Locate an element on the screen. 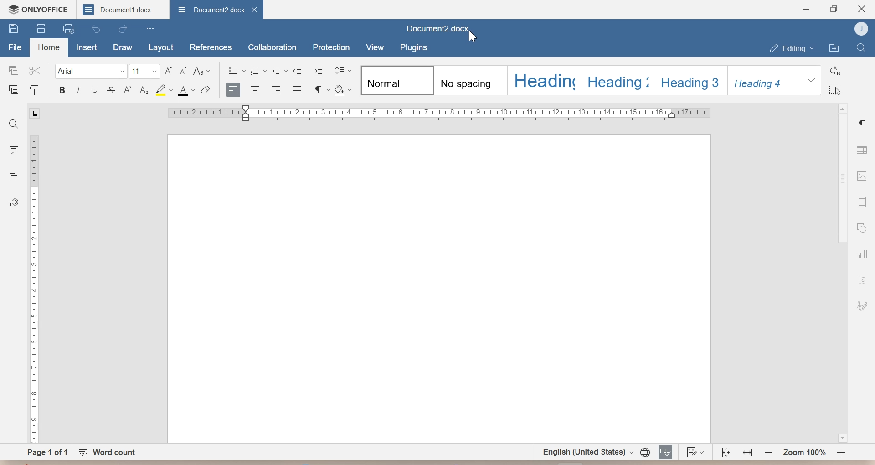 The height and width of the screenshot is (465, 875). Nonprinting characters is located at coordinates (321, 89).